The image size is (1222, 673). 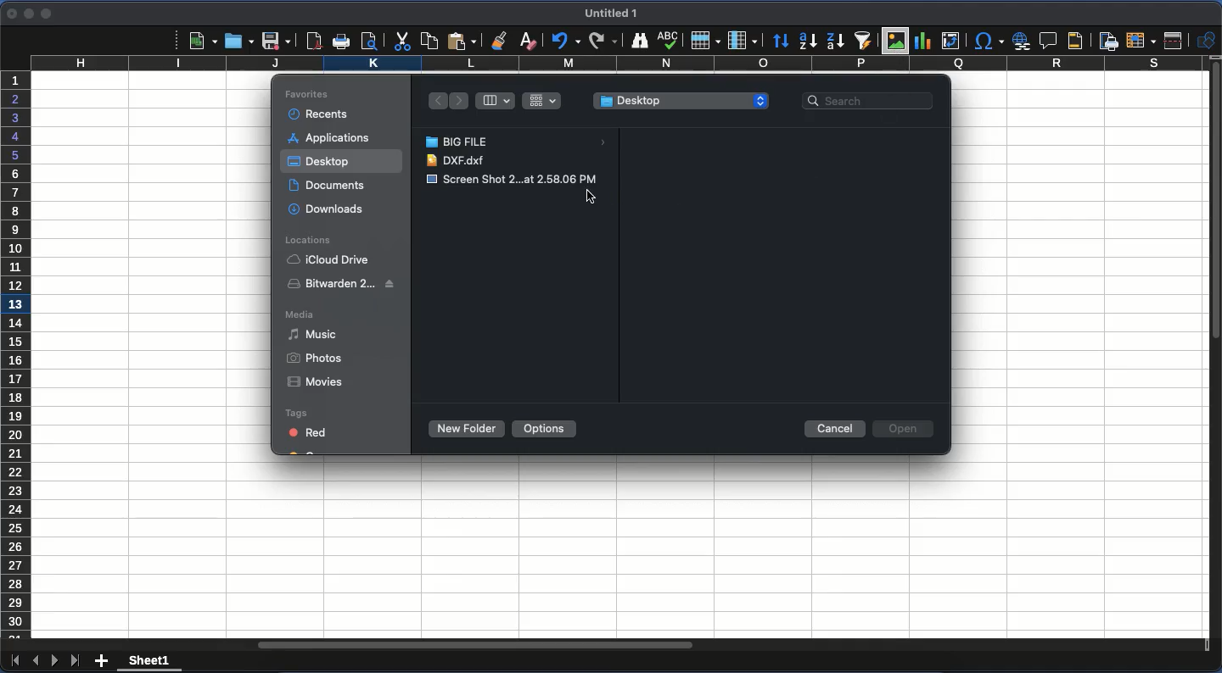 I want to click on ascending, so click(x=809, y=42).